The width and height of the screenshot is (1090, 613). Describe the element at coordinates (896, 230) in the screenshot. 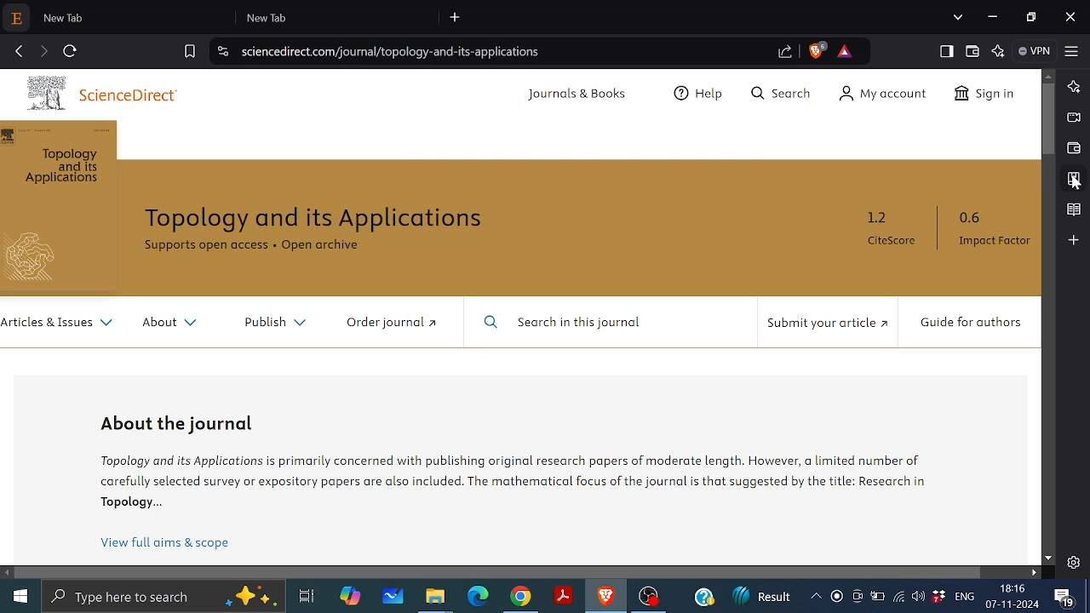

I see `1.2 CiteScore` at that location.